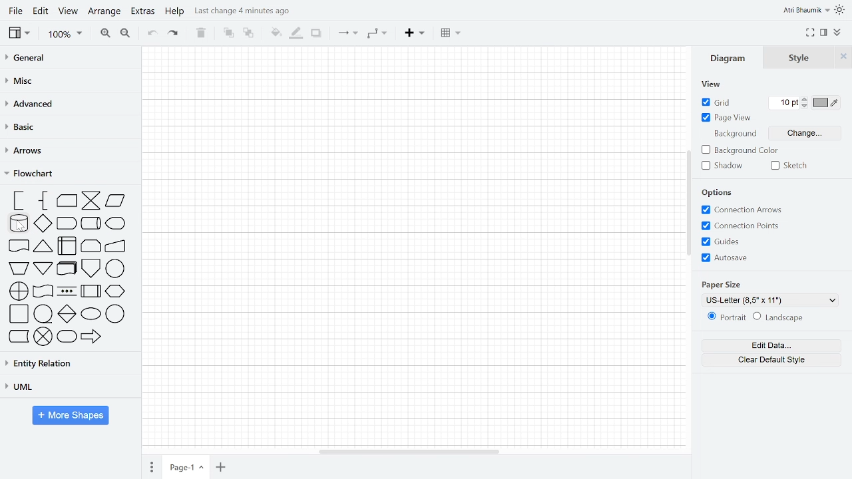  What do you see at coordinates (67, 246) in the screenshot?
I see `internal storage` at bounding box center [67, 246].